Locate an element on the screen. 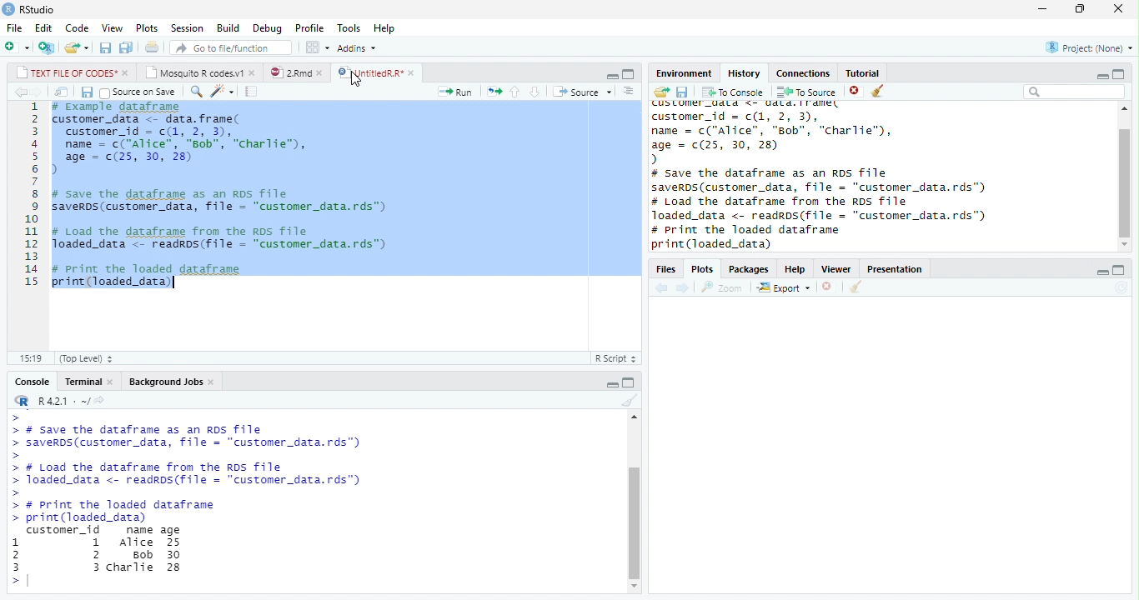  clean is located at coordinates (856, 287).